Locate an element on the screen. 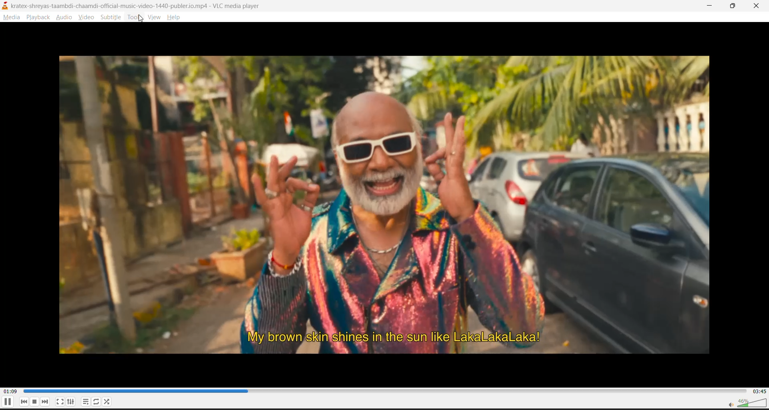 The width and height of the screenshot is (769, 410). settings is located at coordinates (74, 402).